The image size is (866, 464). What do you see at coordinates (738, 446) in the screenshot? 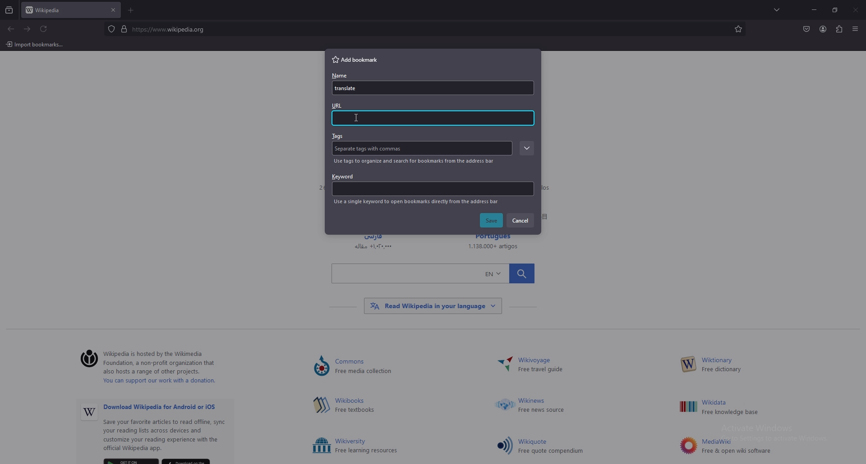
I see `` at bounding box center [738, 446].